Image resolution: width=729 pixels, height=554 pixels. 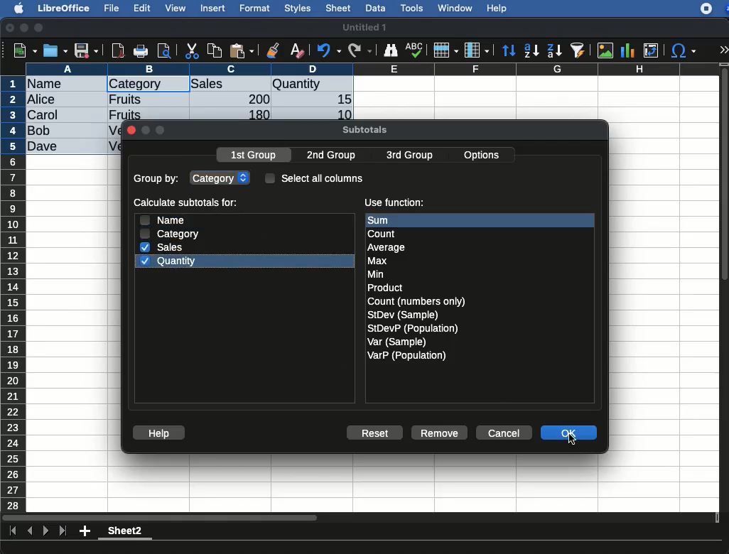 I want to click on subtotals, so click(x=364, y=128).